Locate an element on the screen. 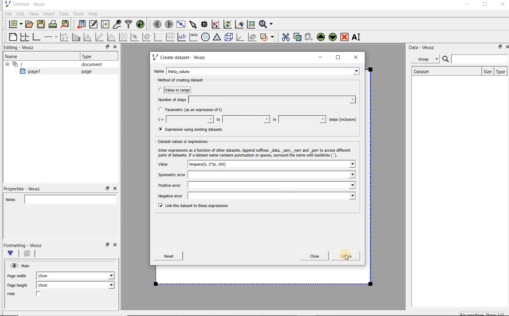 This screenshot has height=316, width=509. page1 is located at coordinates (33, 72).